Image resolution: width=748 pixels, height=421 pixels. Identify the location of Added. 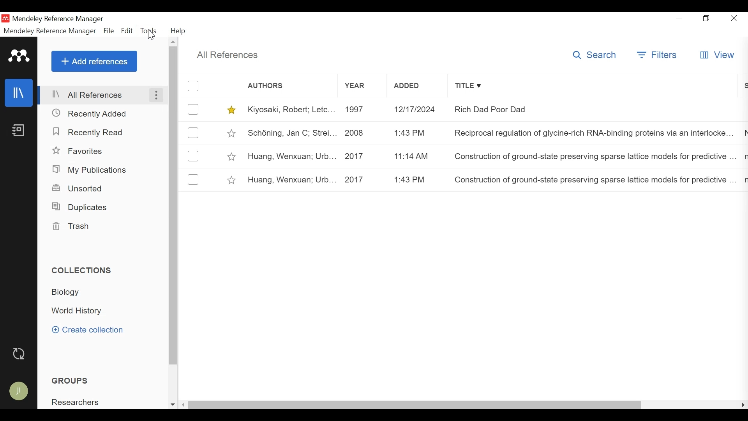
(415, 86).